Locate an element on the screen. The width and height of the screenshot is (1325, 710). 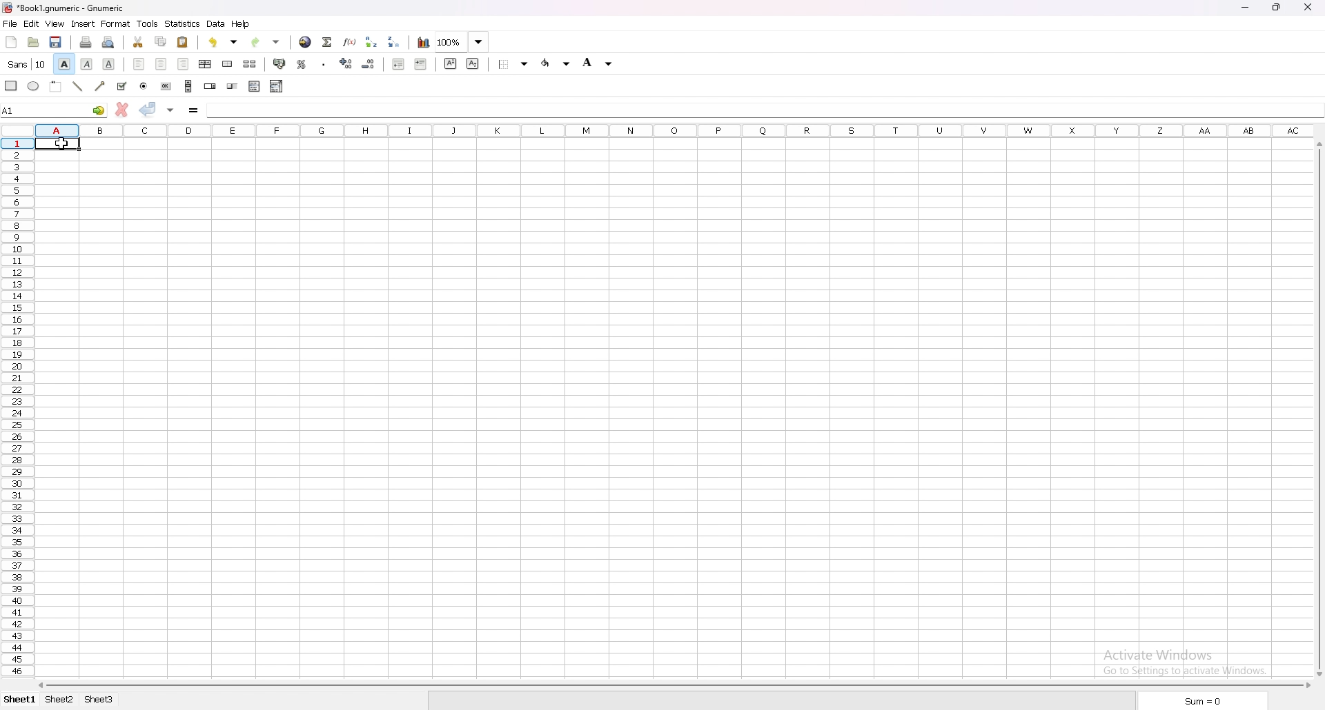
help is located at coordinates (240, 24).